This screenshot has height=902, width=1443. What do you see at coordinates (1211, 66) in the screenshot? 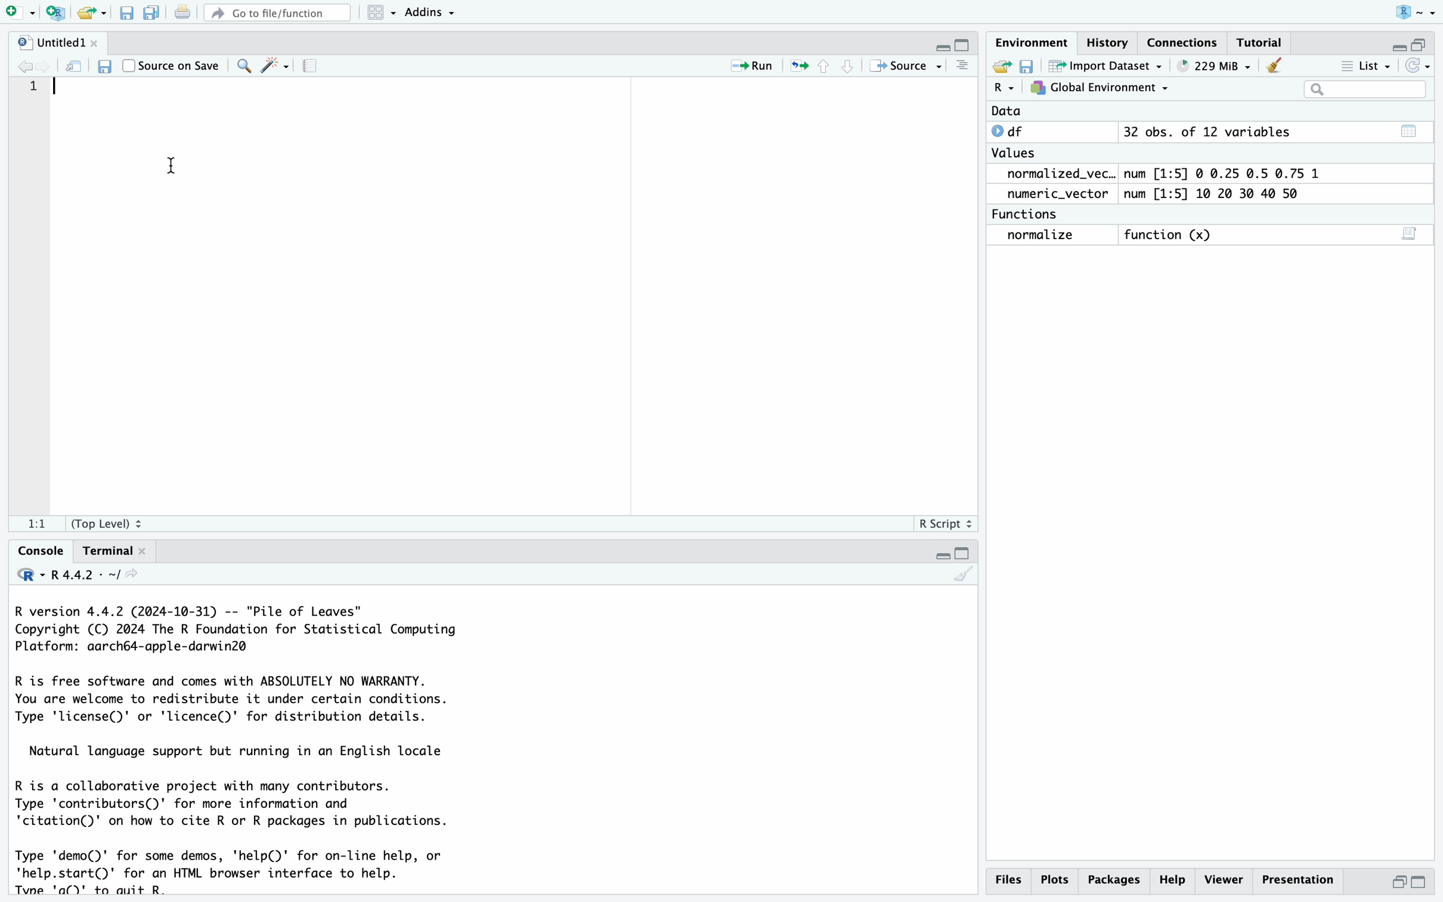
I see `229MiB` at bounding box center [1211, 66].